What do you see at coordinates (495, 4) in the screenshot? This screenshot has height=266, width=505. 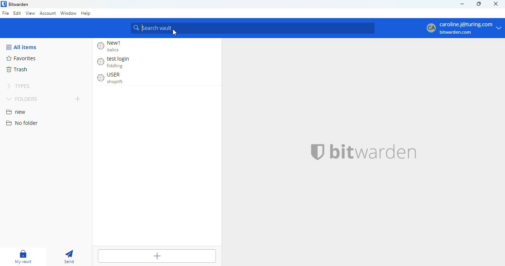 I see `close` at bounding box center [495, 4].